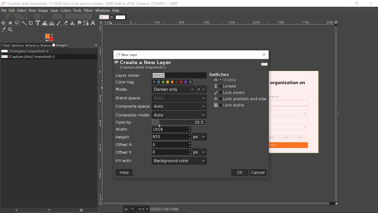  Describe the element at coordinates (172, 130) in the screenshot. I see `Width` at that location.